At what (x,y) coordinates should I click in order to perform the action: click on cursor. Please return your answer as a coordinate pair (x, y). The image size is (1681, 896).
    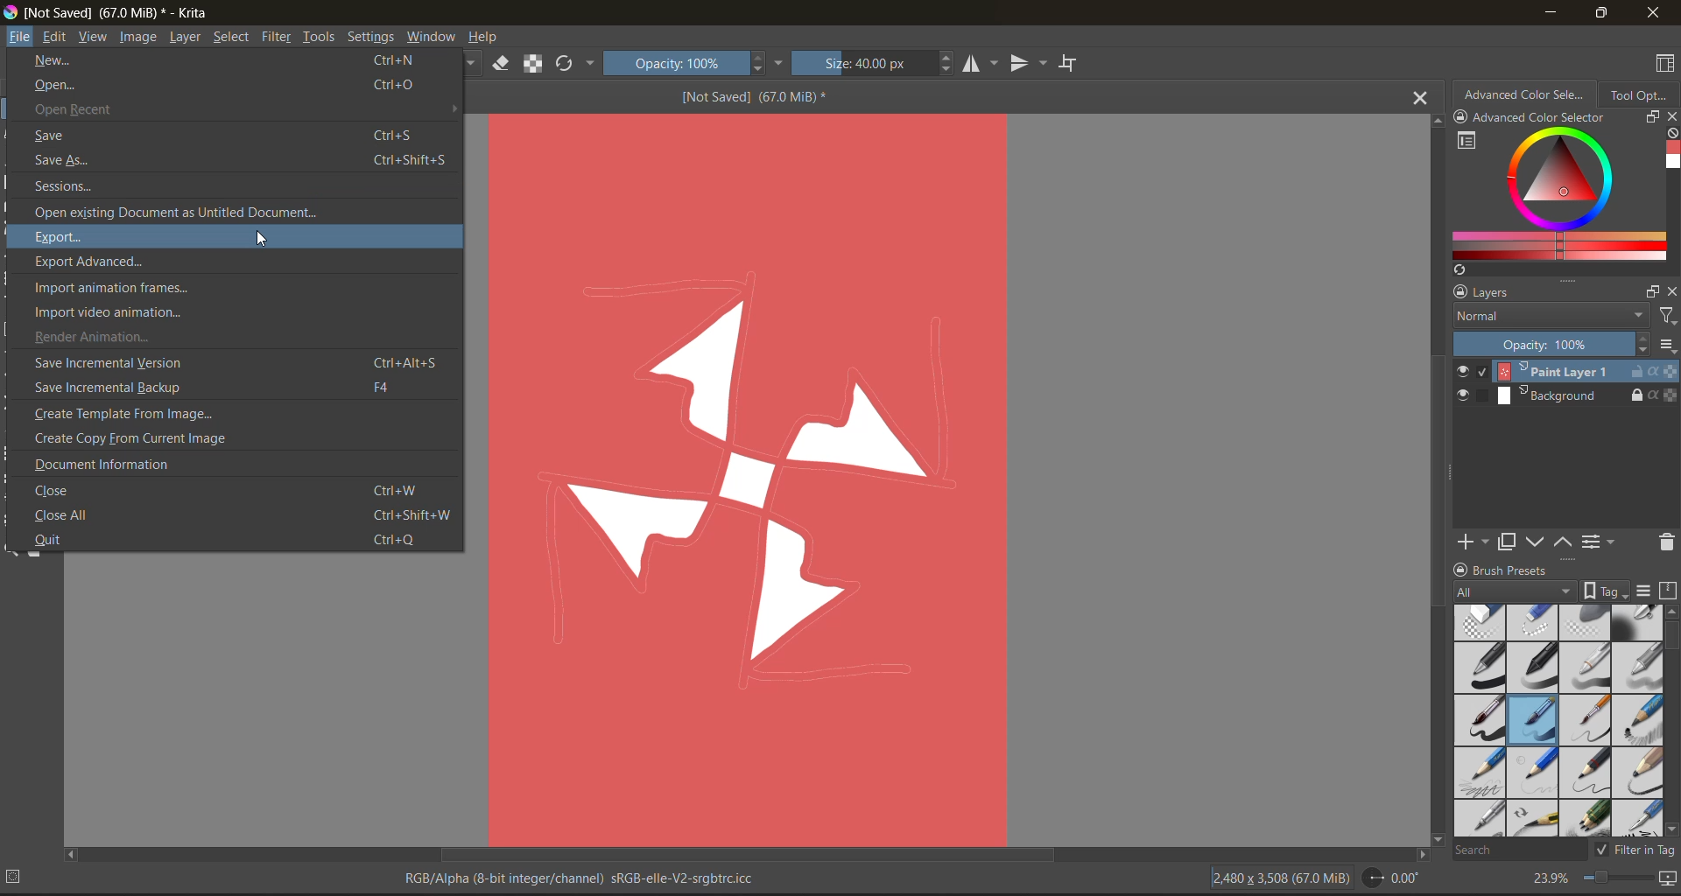
    Looking at the image, I should click on (265, 241).